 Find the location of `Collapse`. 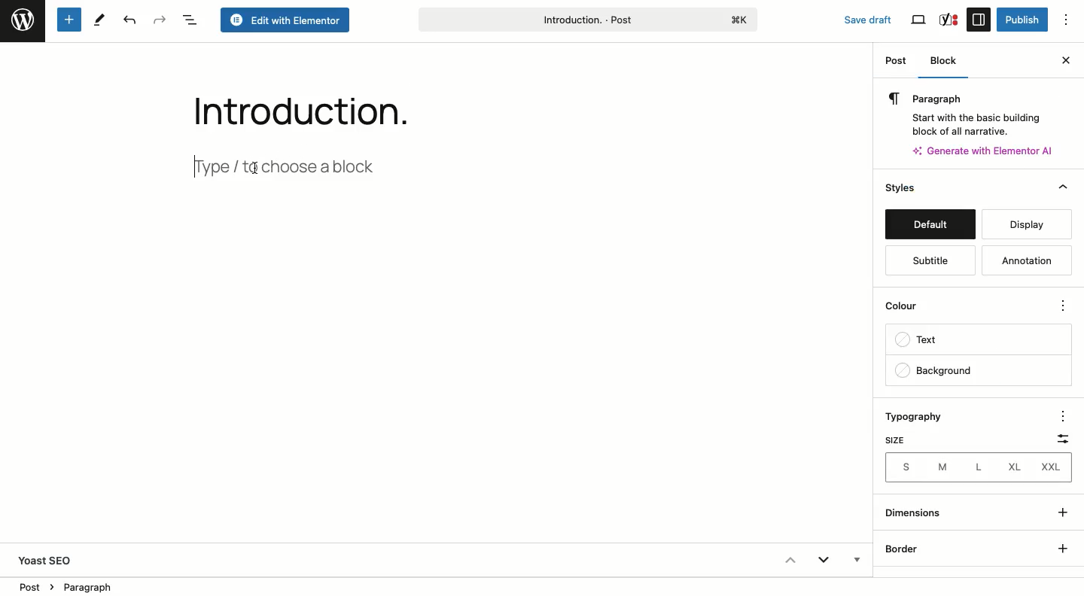

Collapse is located at coordinates (1063, 187).